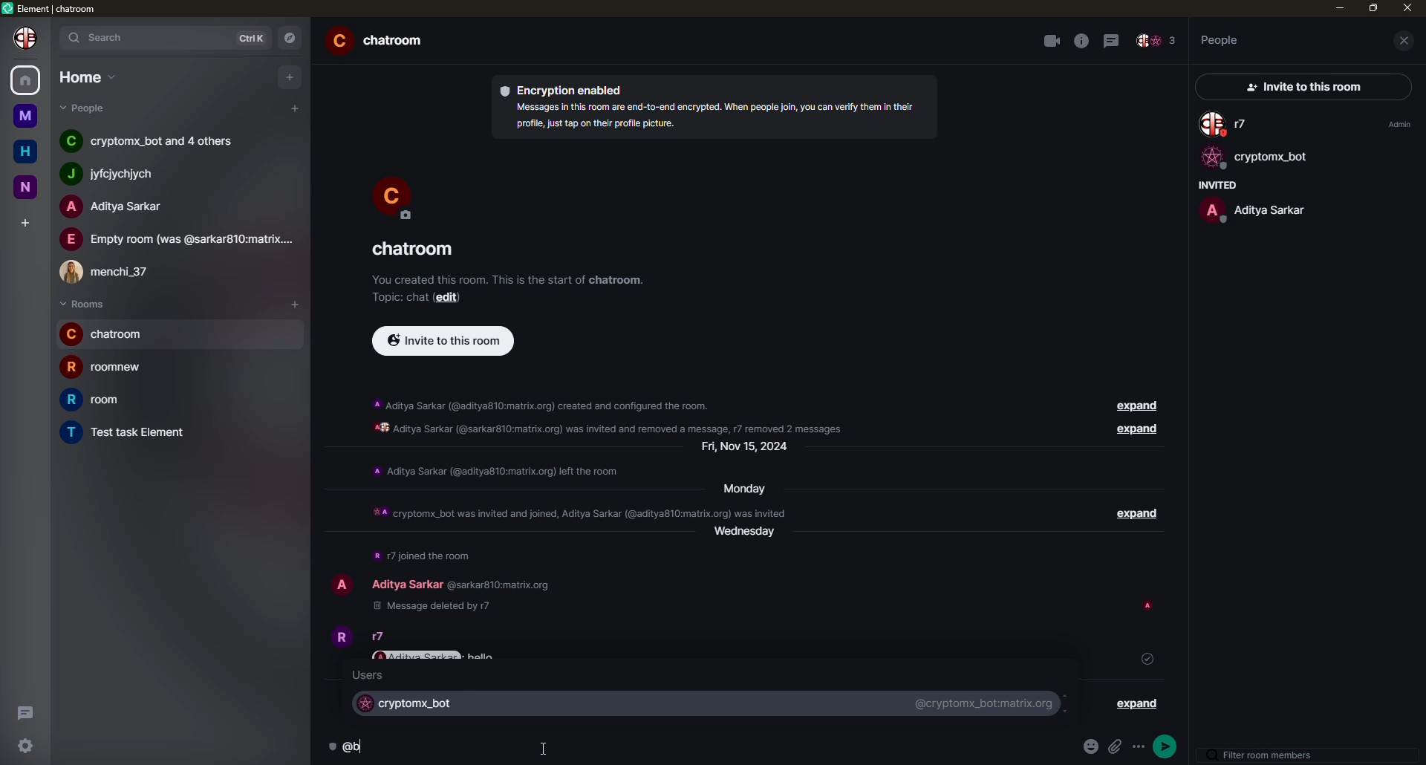 Image resolution: width=1426 pixels, height=765 pixels. I want to click on id, so click(983, 702).